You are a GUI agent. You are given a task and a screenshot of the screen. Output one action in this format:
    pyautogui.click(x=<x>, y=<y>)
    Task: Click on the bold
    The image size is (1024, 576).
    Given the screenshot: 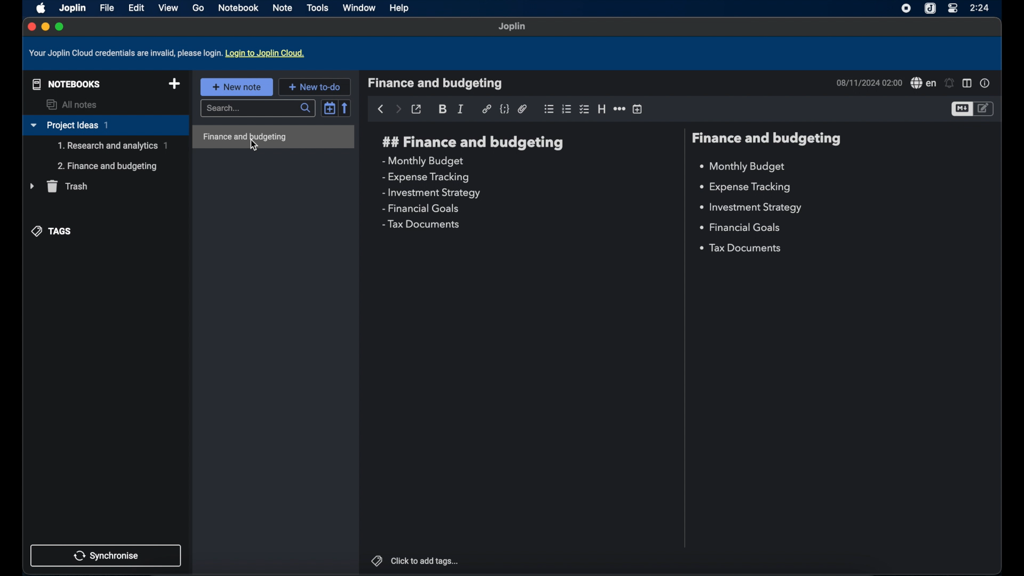 What is the action you would take?
    pyautogui.click(x=443, y=109)
    